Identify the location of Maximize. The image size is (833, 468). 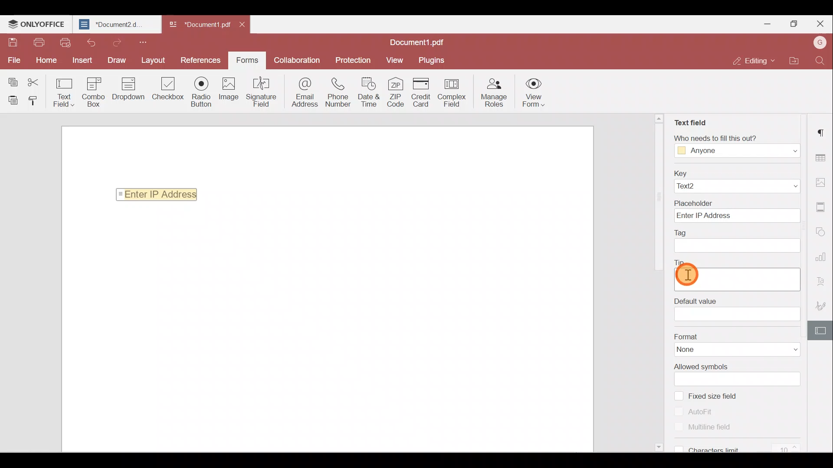
(794, 22).